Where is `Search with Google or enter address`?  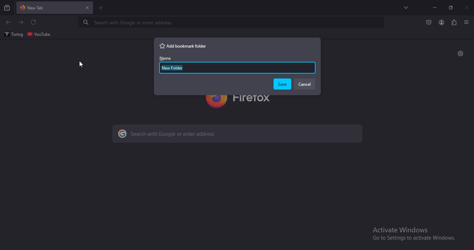 Search with Google or enter address is located at coordinates (127, 23).